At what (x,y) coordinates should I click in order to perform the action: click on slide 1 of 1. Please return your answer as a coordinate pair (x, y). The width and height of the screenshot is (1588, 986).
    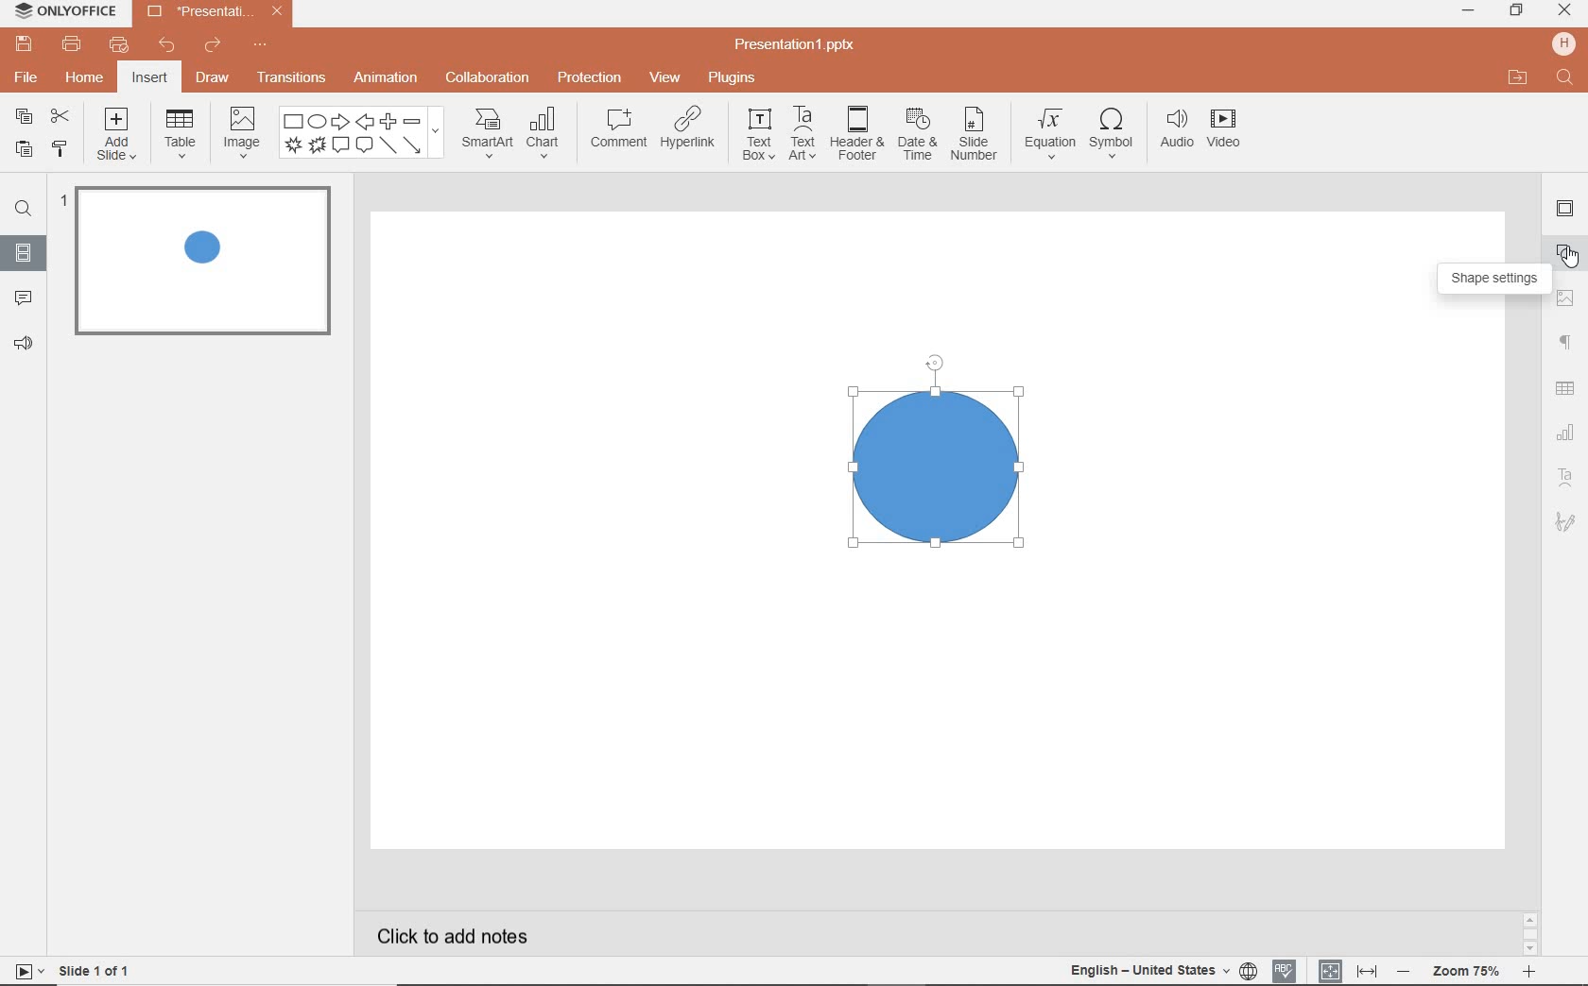
    Looking at the image, I should click on (95, 969).